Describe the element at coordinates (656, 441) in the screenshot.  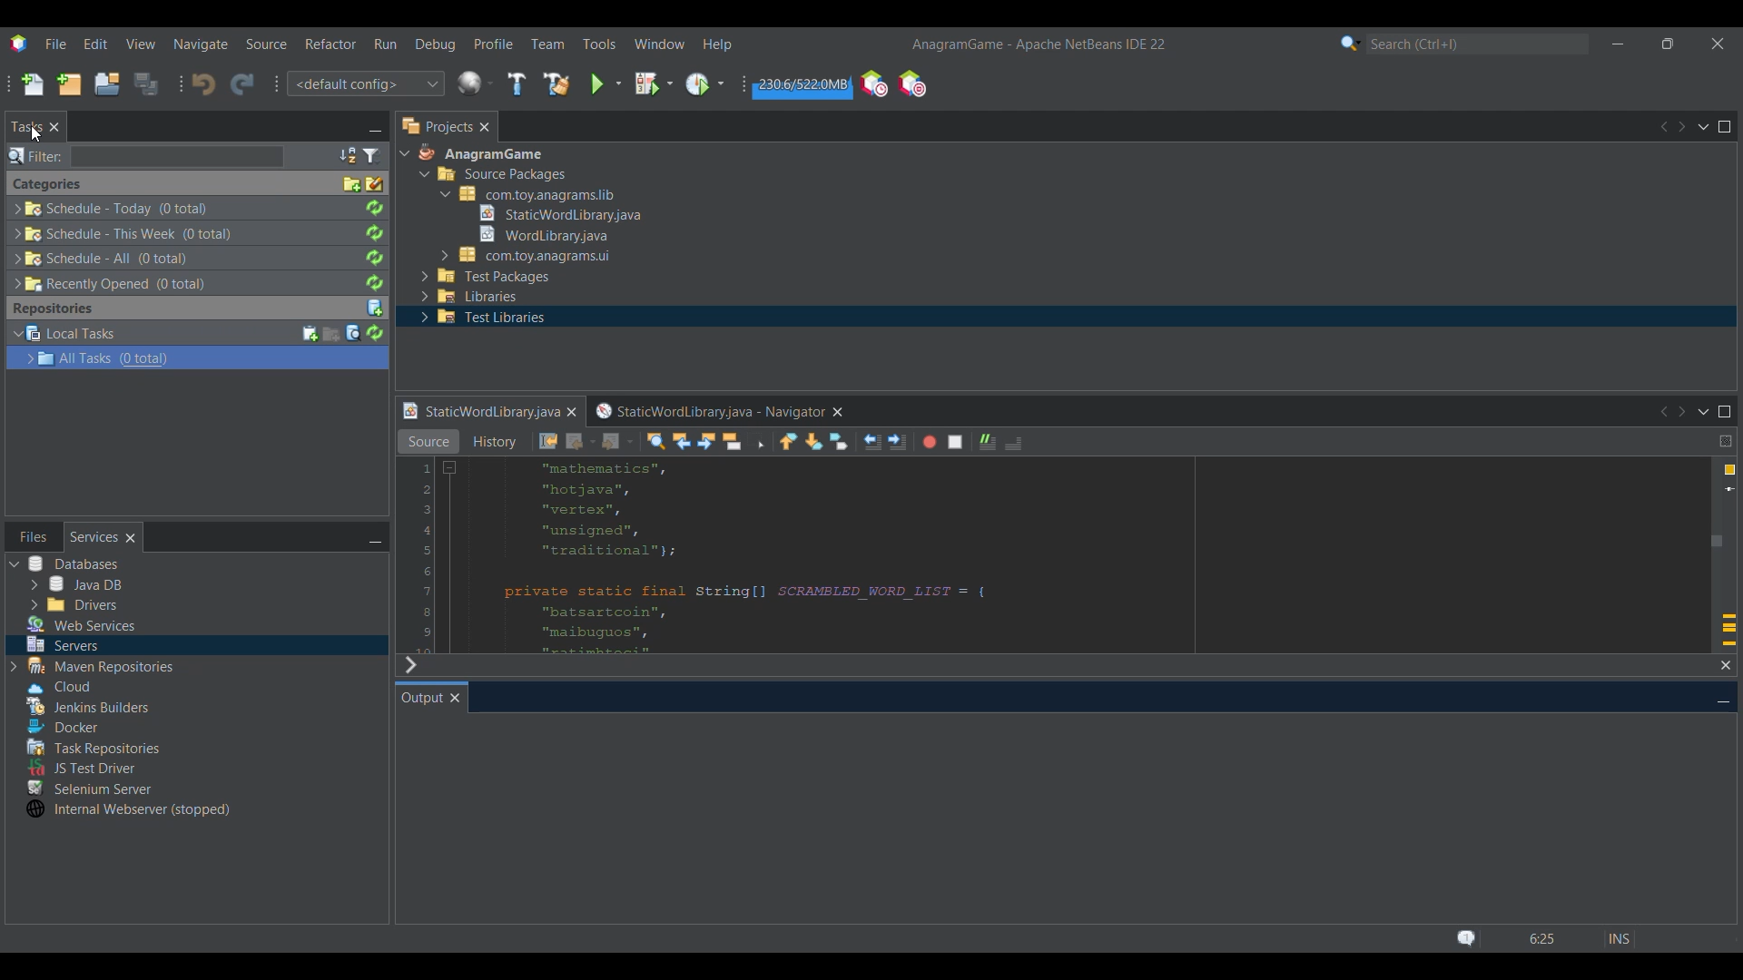
I see `Find selection` at that location.